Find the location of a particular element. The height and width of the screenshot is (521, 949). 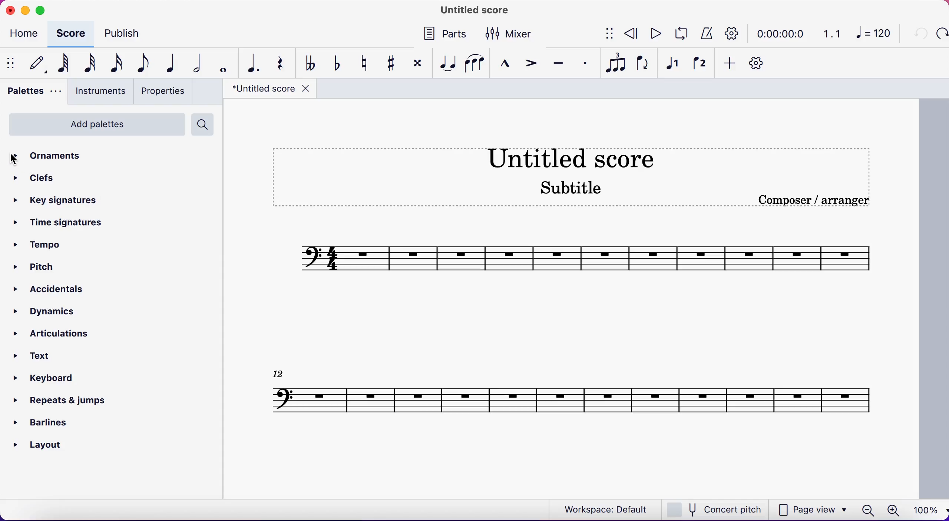

accidentals is located at coordinates (47, 291).